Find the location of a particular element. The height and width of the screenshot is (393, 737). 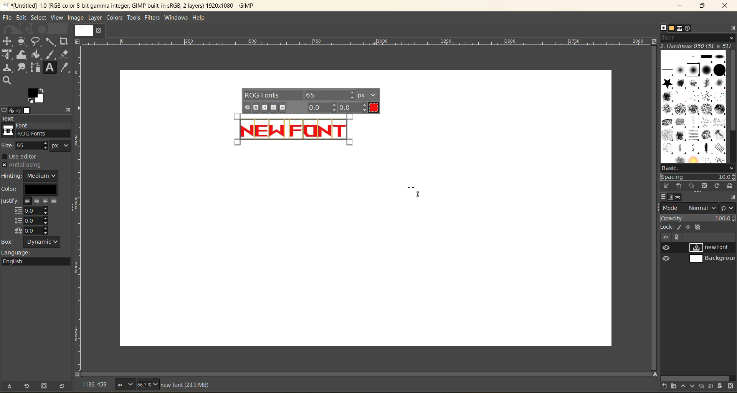

layer is located at coordinates (96, 18).